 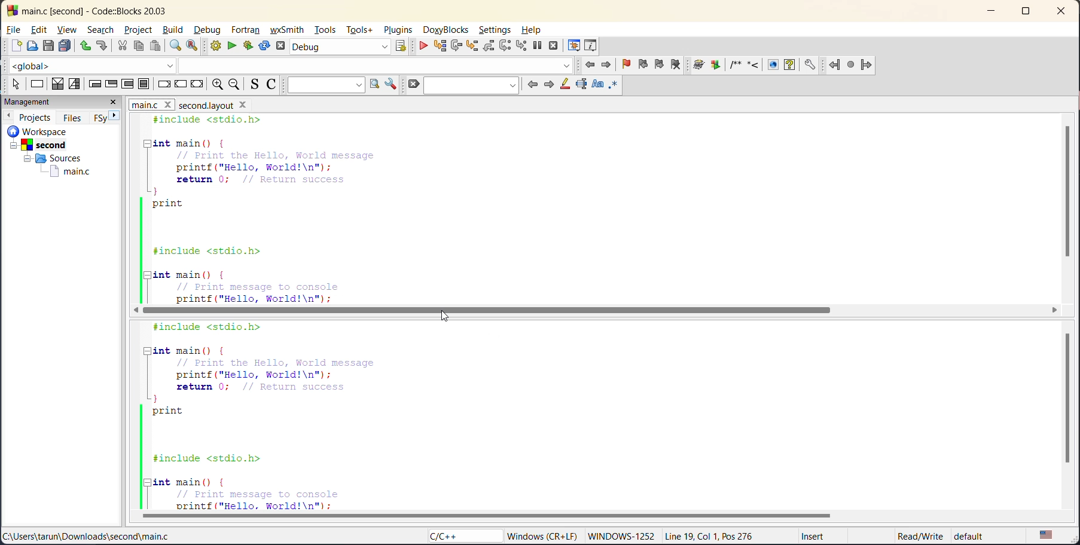 I want to click on FSy, so click(x=98, y=118).